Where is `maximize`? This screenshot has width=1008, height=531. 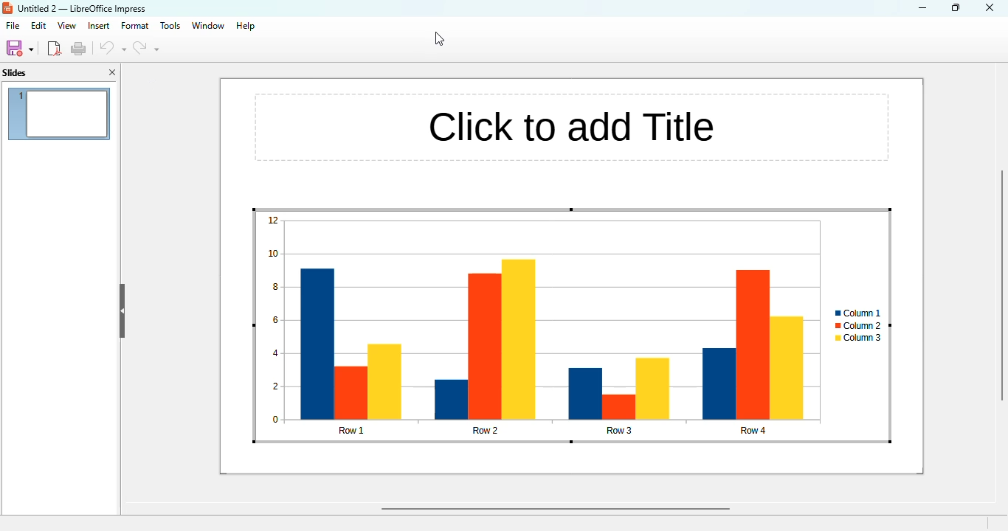 maximize is located at coordinates (956, 7).